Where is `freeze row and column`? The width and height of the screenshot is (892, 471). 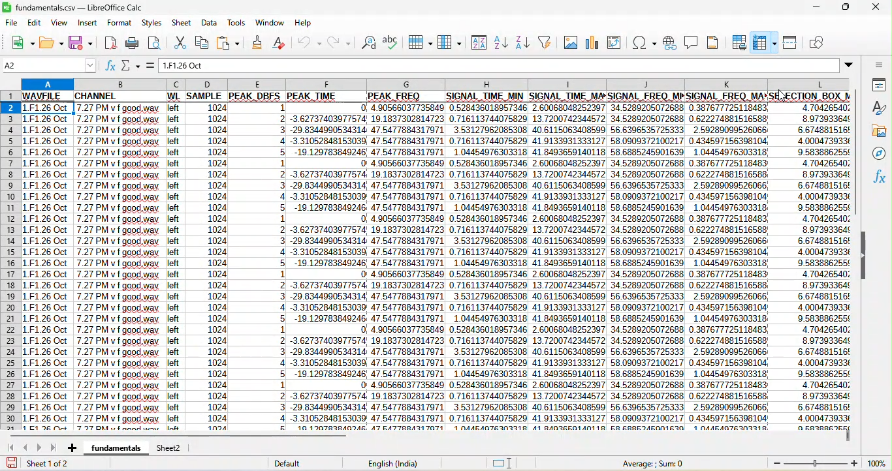
freeze row and column is located at coordinates (766, 40).